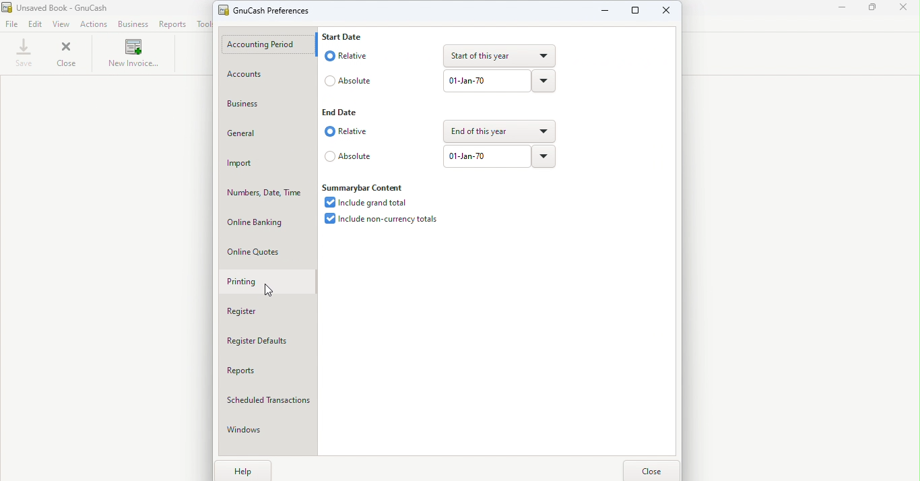 Image resolution: width=920 pixels, height=481 pixels. What do you see at coordinates (269, 164) in the screenshot?
I see `Import` at bounding box center [269, 164].